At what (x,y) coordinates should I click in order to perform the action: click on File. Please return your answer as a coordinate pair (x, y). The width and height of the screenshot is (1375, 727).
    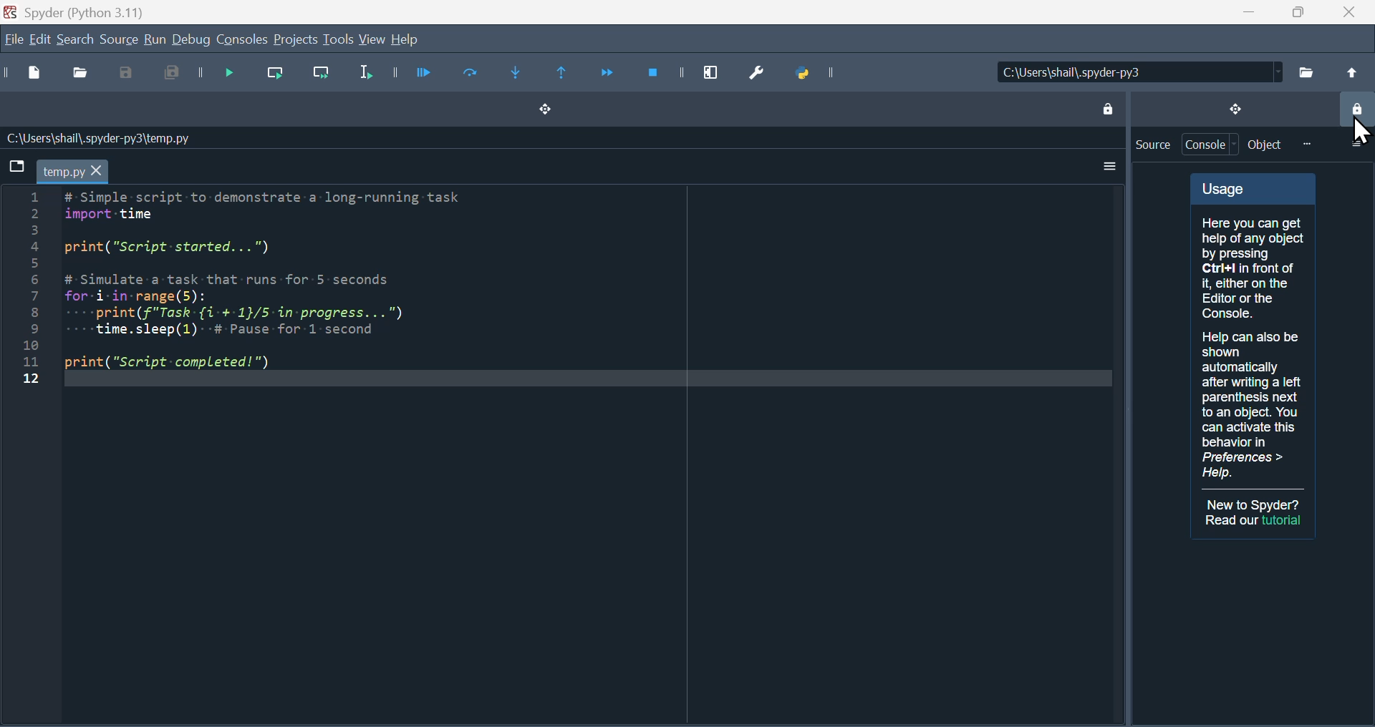
    Looking at the image, I should click on (12, 41).